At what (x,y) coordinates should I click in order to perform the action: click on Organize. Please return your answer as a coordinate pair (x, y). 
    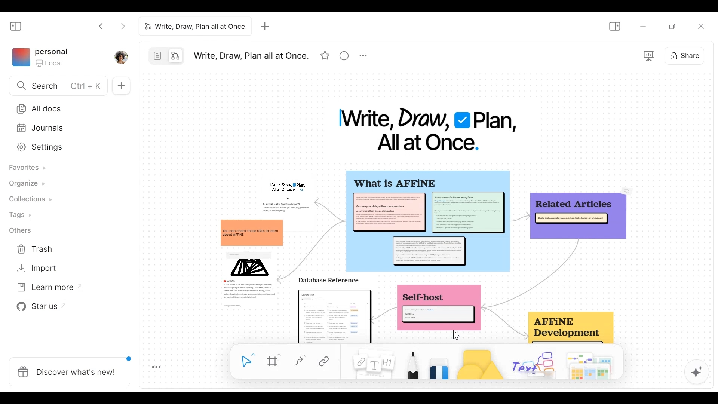
    Looking at the image, I should click on (24, 184).